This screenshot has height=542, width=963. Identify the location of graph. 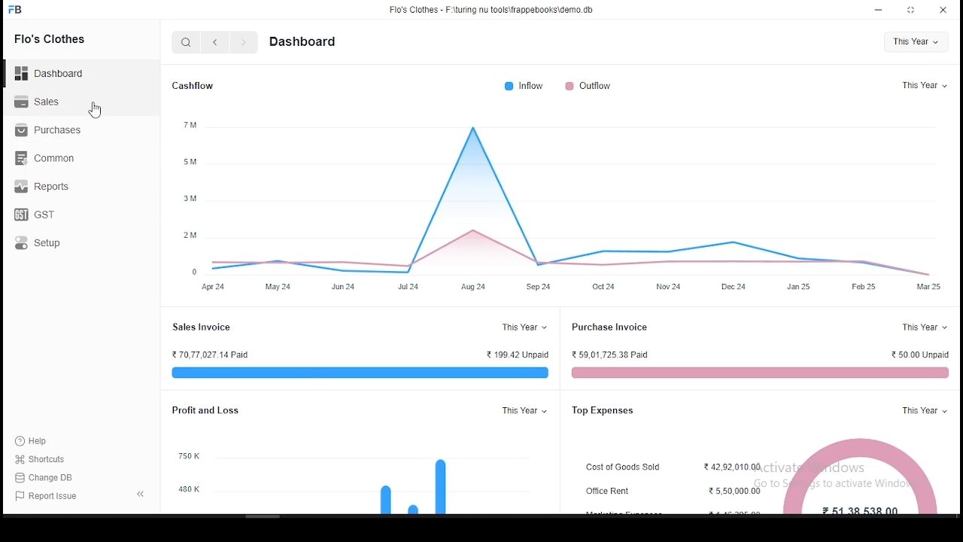
(413, 486).